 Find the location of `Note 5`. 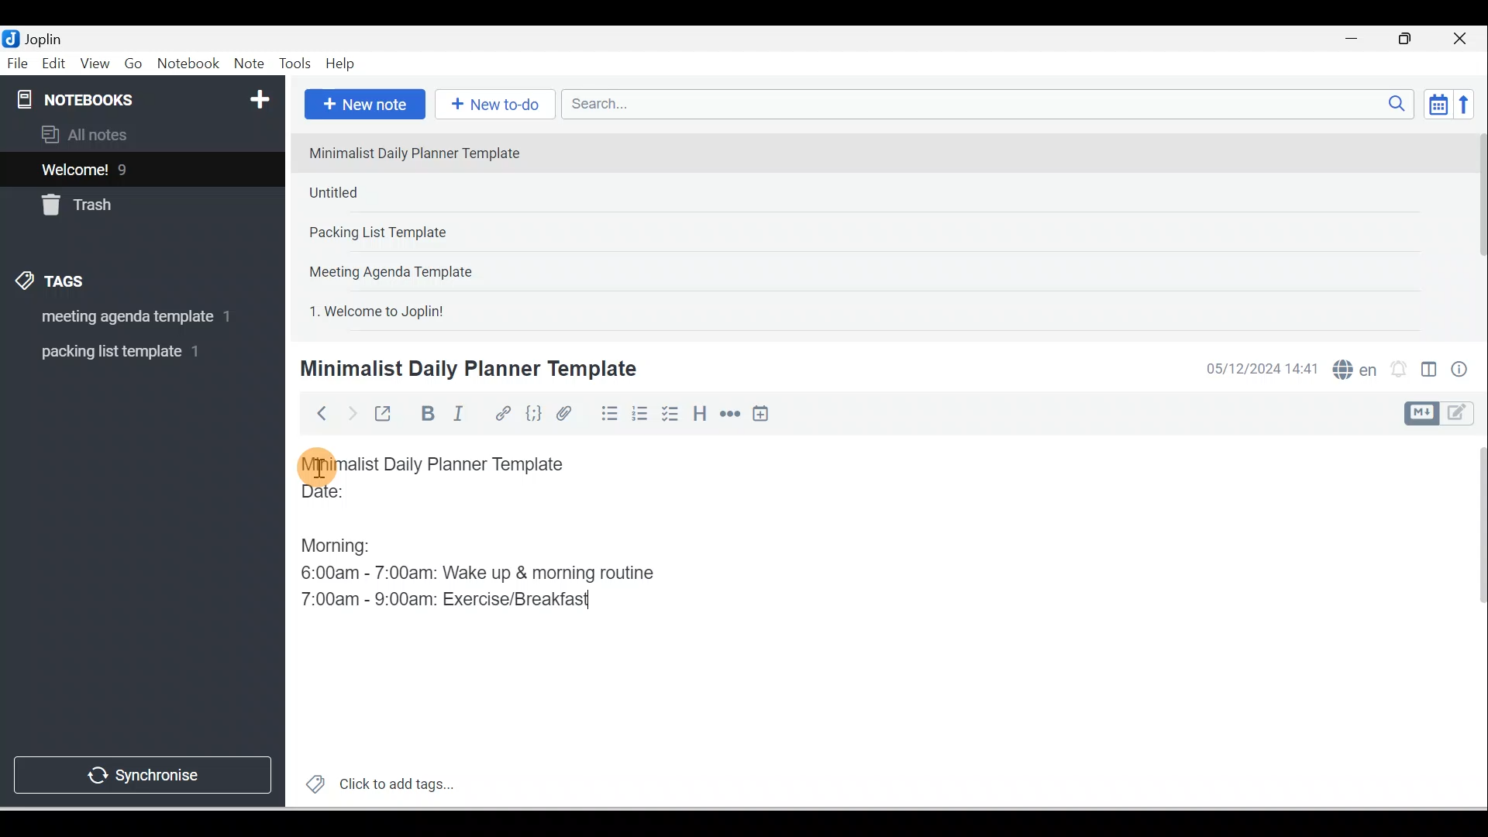

Note 5 is located at coordinates (433, 309).